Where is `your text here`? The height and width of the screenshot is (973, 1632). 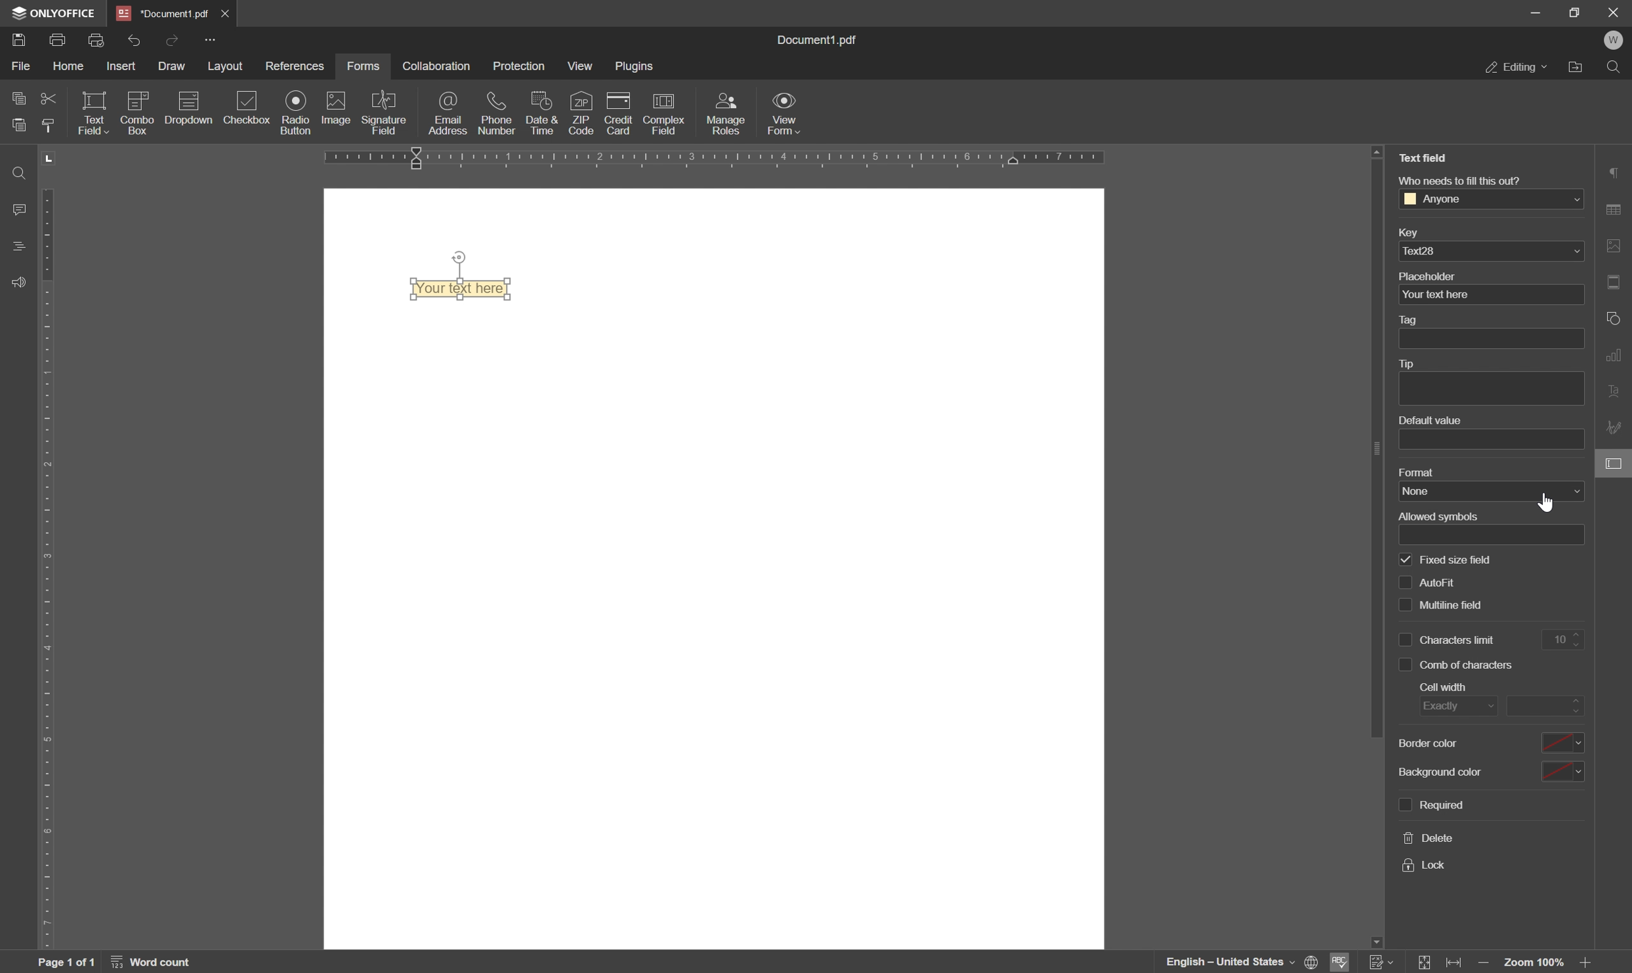
your text here is located at coordinates (452, 287).